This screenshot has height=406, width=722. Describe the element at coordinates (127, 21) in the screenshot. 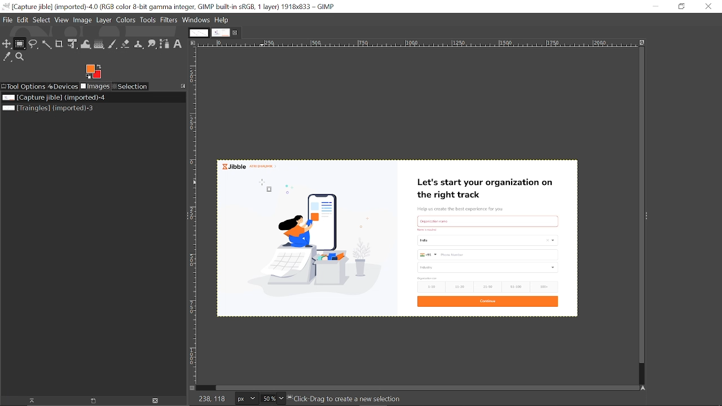

I see `Colors` at that location.